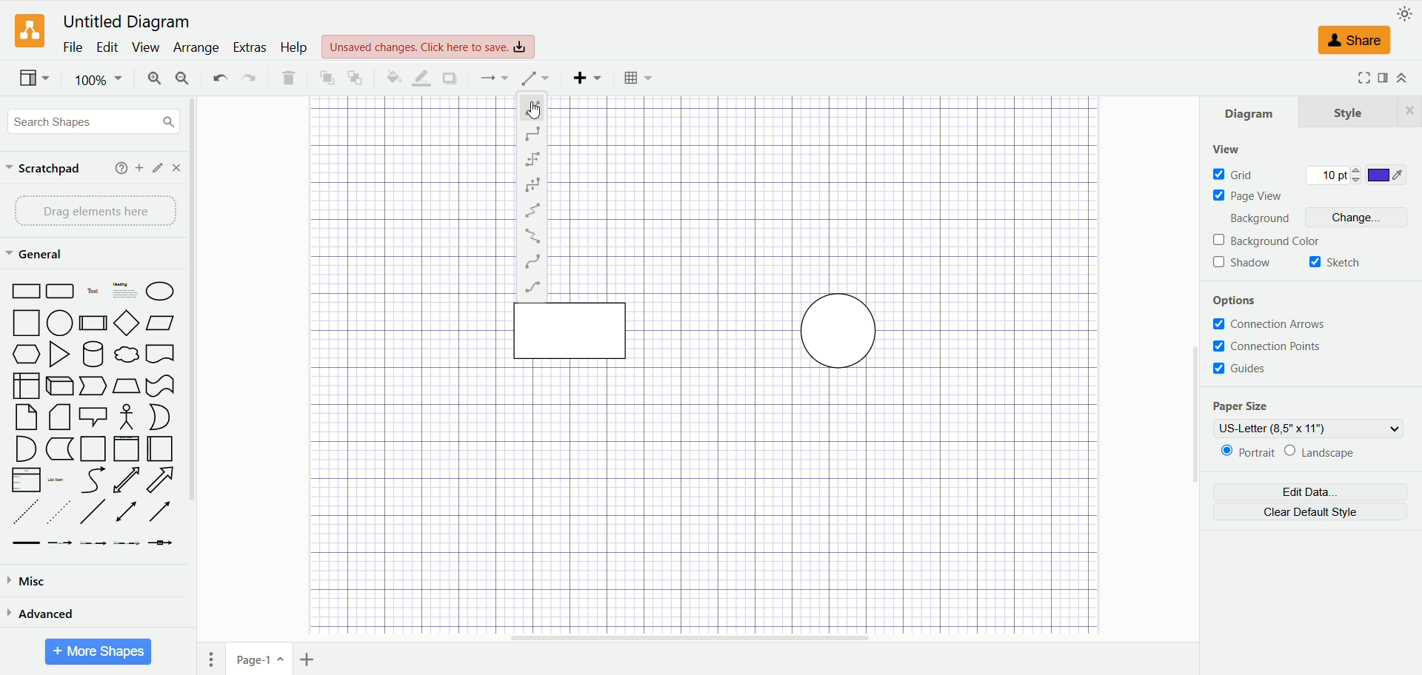 The image size is (1422, 675). I want to click on insert page, so click(309, 662).